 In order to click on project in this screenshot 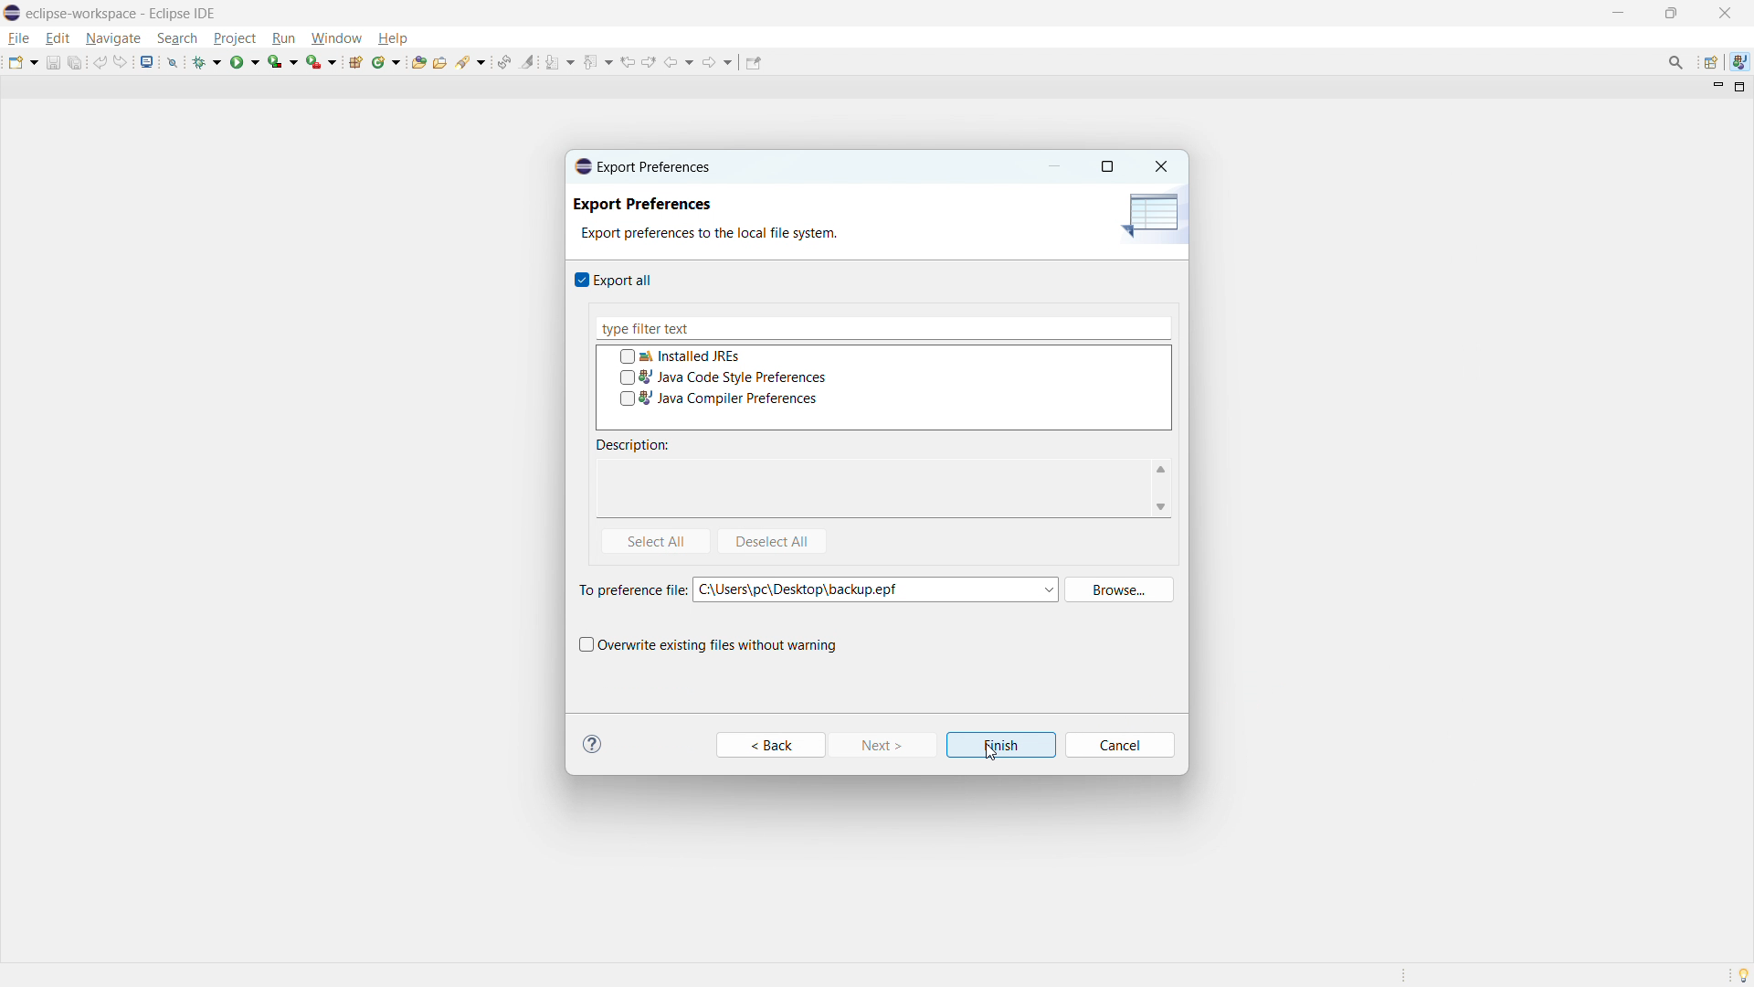, I will do `click(234, 37)`.